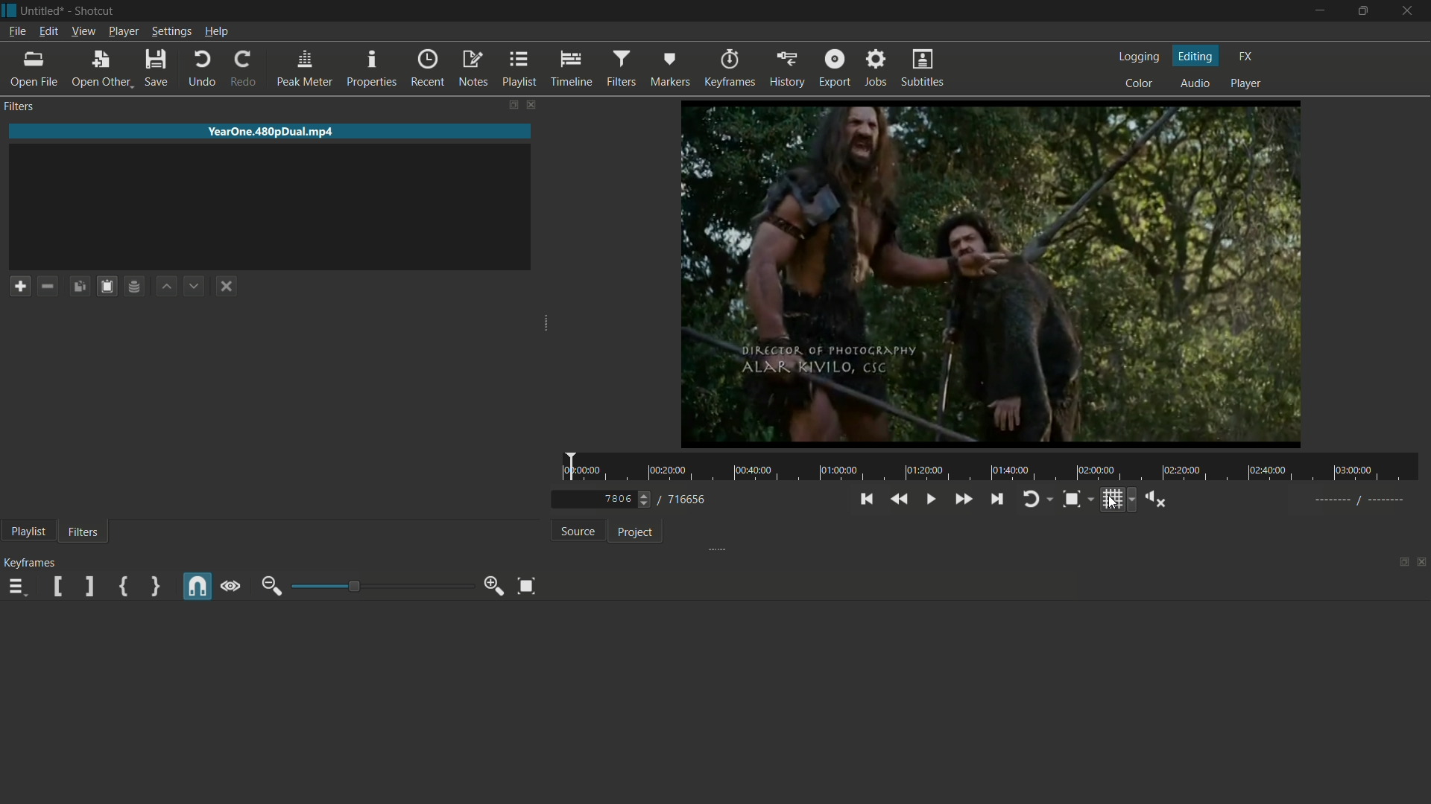  What do you see at coordinates (16, 589) in the screenshot?
I see `keyframes menu` at bounding box center [16, 589].